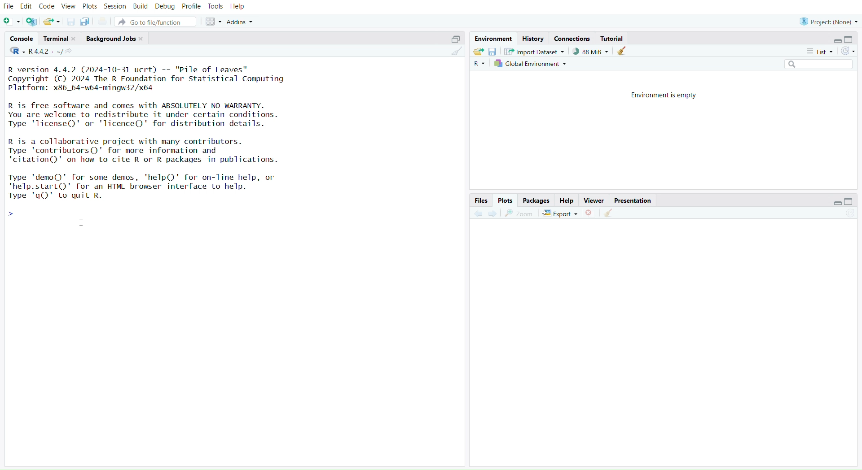 This screenshot has width=862, height=470. I want to click on save all open document, so click(84, 22).